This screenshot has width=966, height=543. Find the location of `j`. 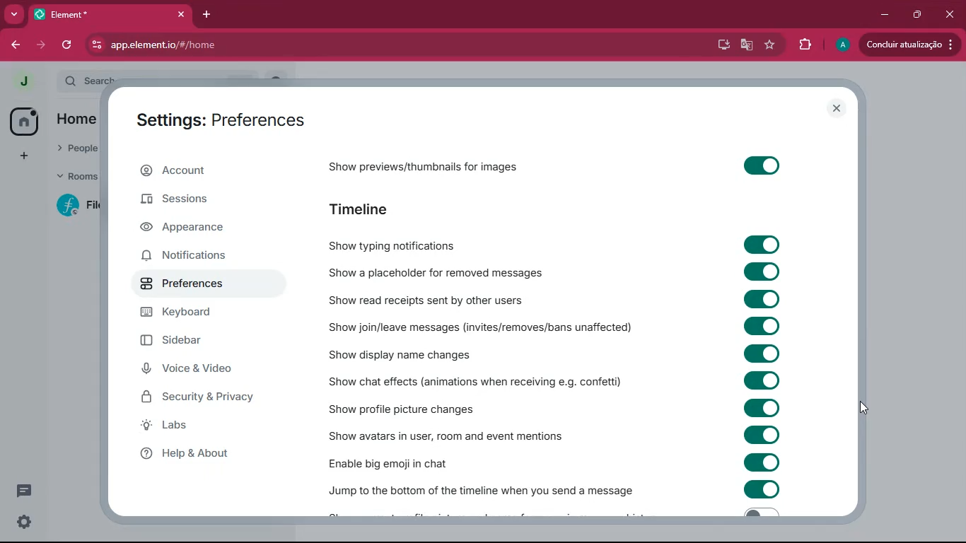

j is located at coordinates (21, 83).